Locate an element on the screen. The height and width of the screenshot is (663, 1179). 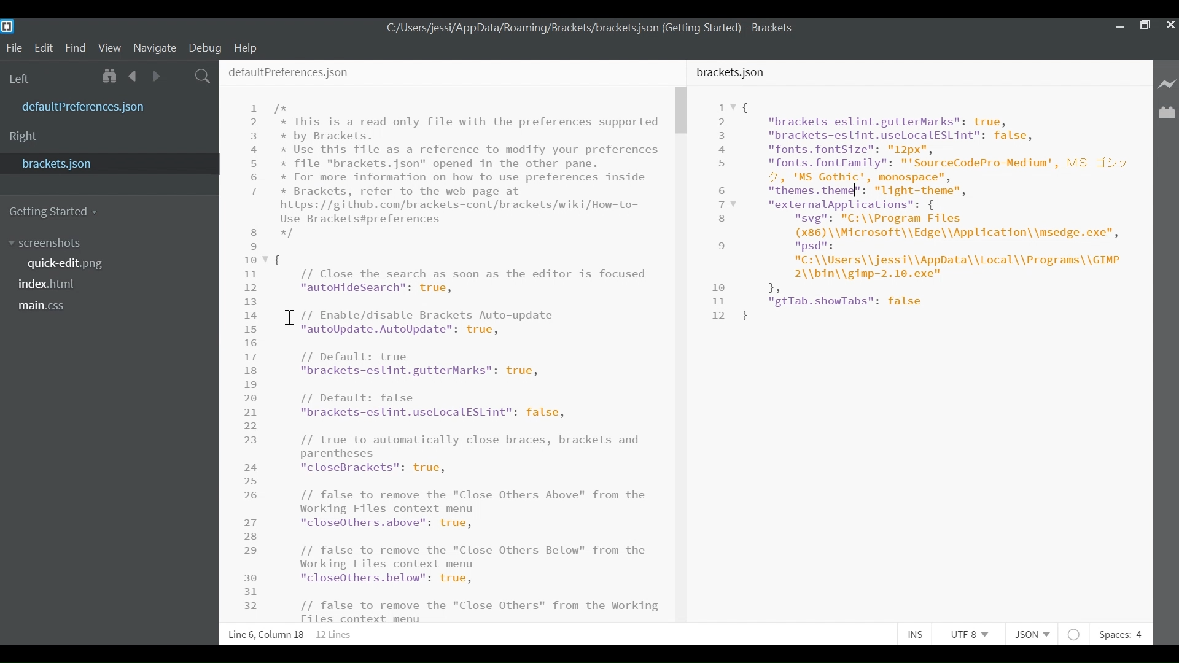
quickedit.png is located at coordinates (72, 263).